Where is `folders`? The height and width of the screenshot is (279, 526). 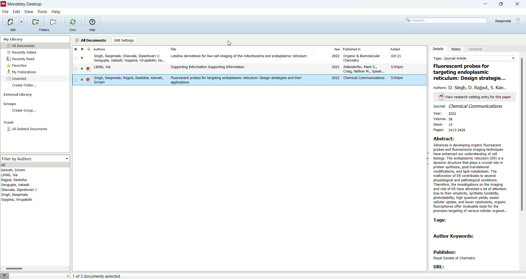 folders is located at coordinates (45, 30).